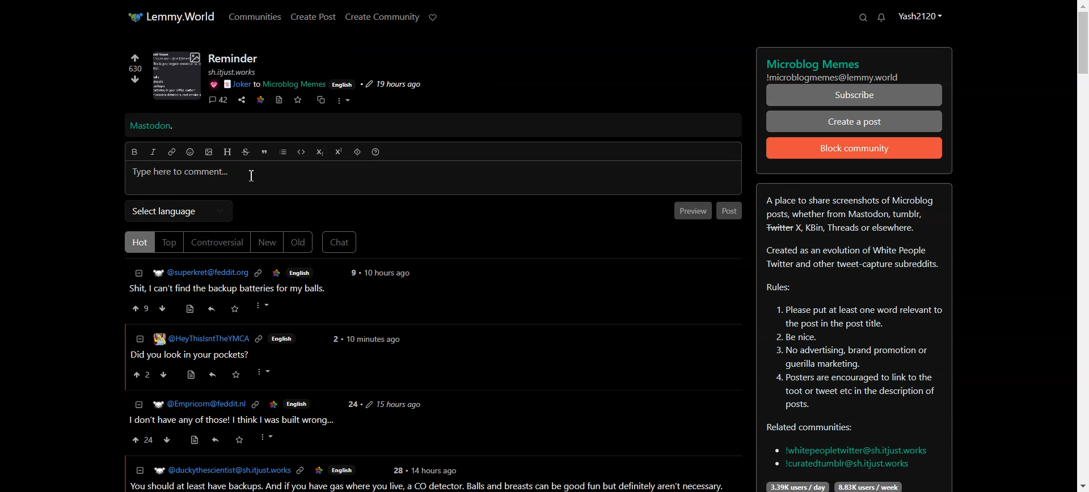 The width and height of the screenshot is (1089, 492). I want to click on , so click(277, 273).